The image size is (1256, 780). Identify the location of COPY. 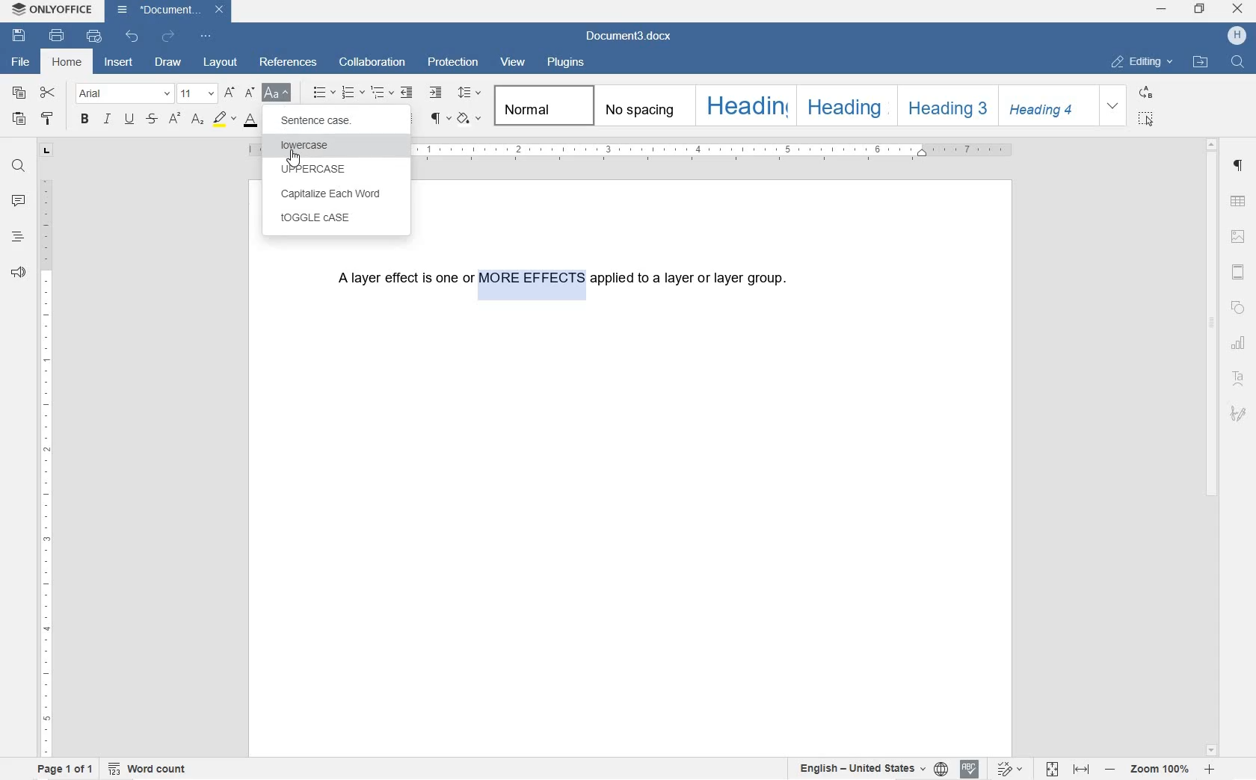
(21, 93).